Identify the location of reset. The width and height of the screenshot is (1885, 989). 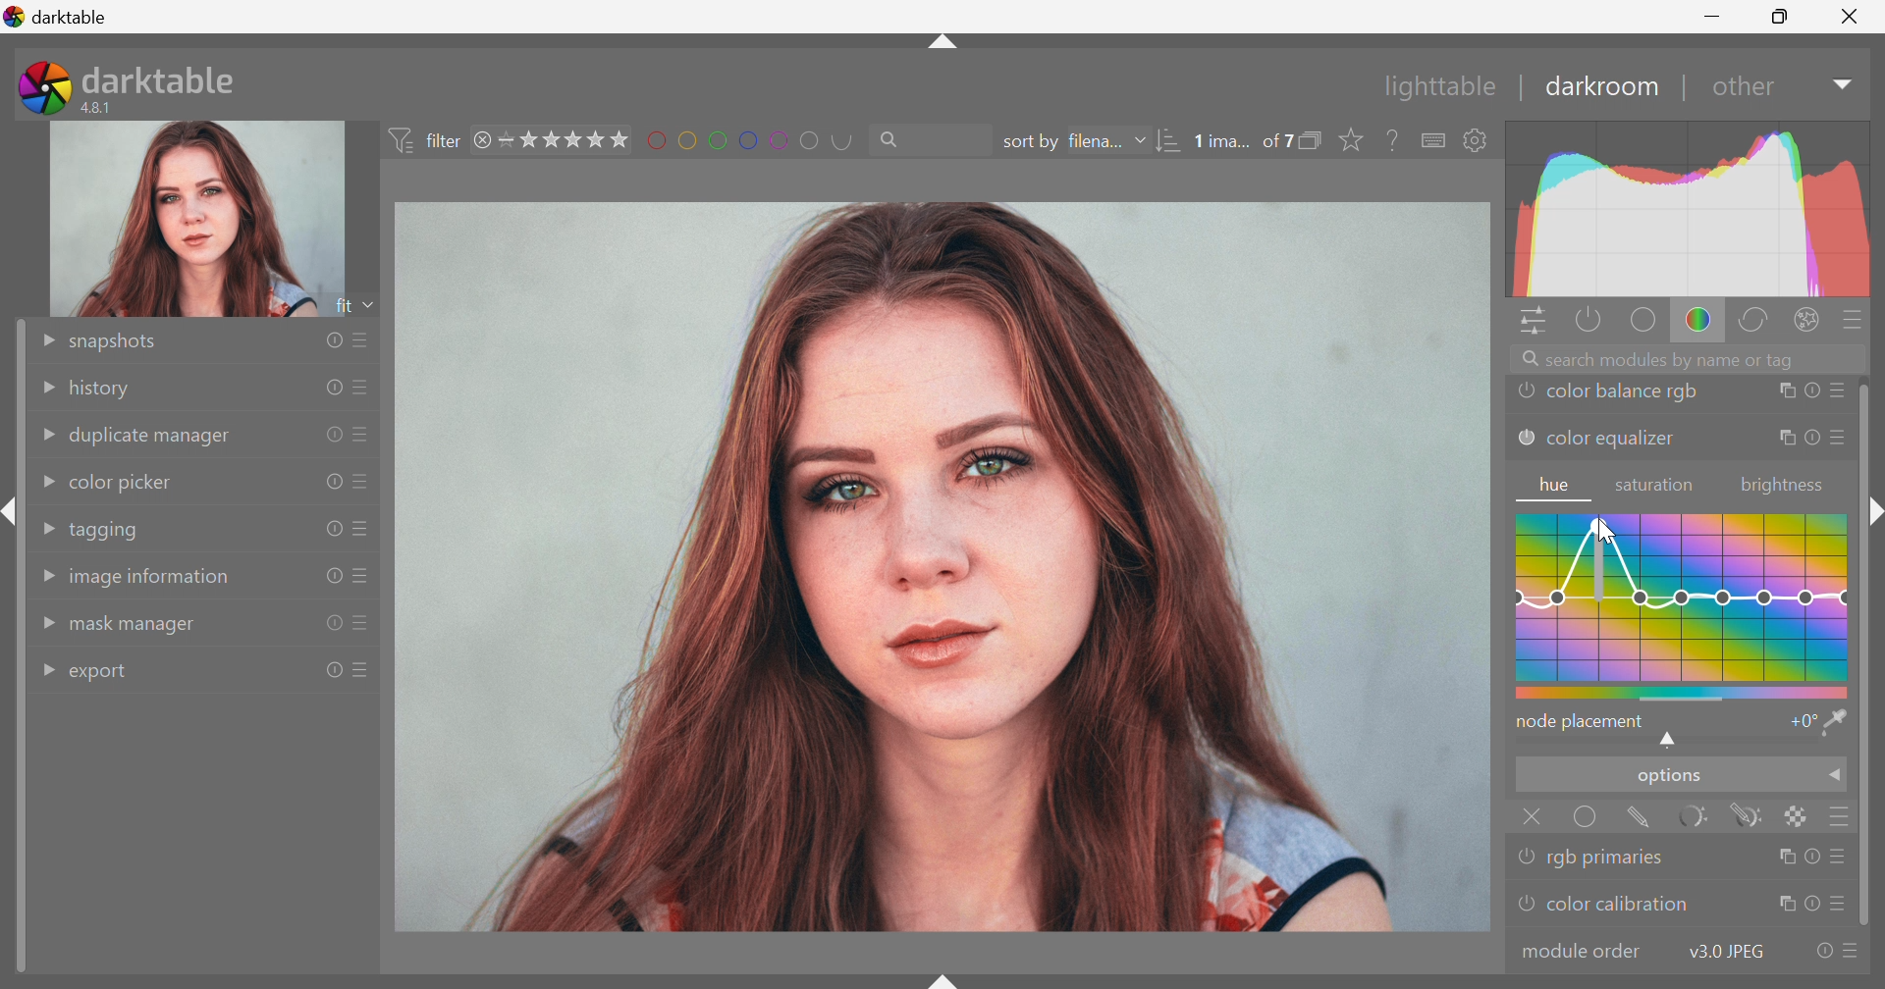
(331, 433).